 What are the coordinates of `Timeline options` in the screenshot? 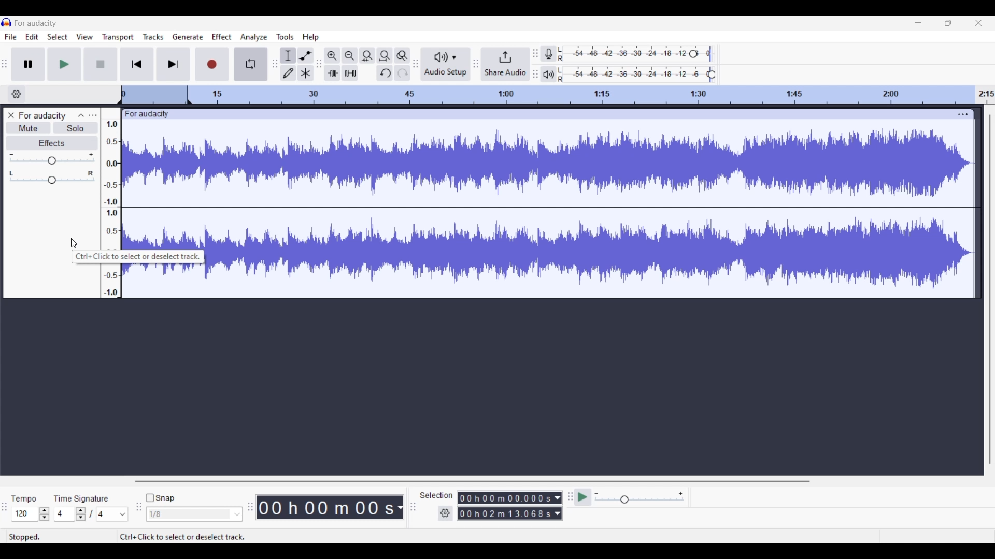 It's located at (17, 94).